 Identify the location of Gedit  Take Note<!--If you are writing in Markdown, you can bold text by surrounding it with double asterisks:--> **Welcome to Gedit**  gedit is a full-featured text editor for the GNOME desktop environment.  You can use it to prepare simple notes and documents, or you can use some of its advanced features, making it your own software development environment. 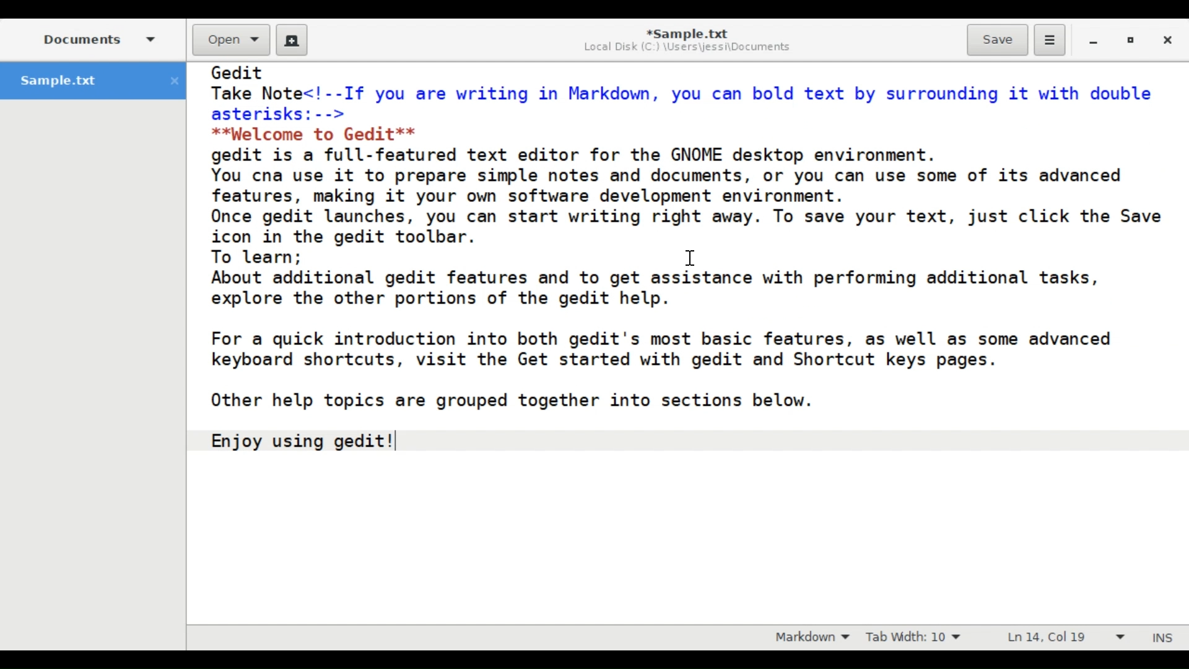
(686, 342).